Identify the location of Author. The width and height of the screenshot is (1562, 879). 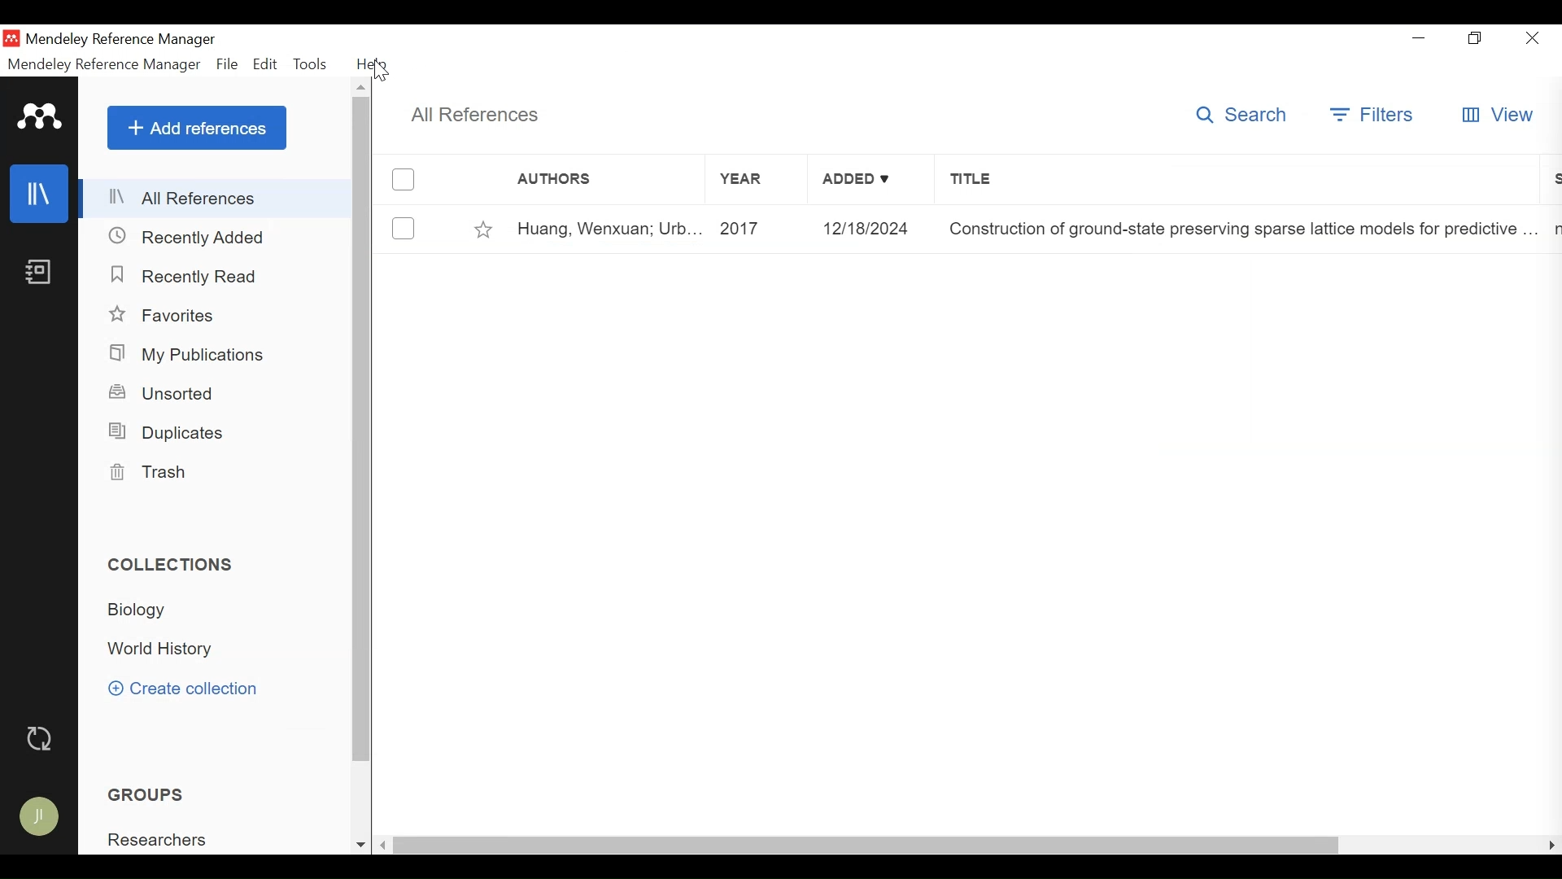
(609, 230).